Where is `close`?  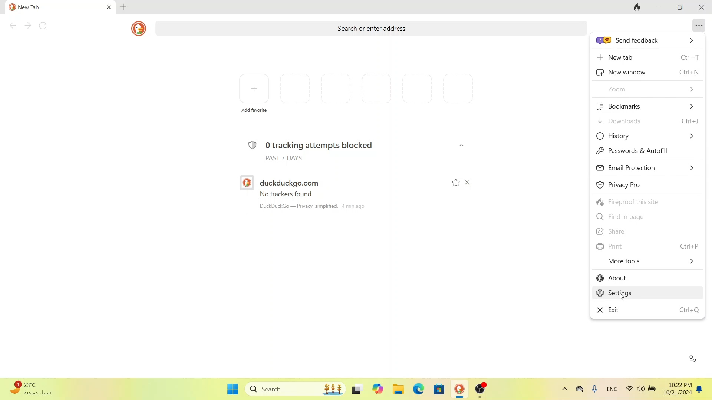
close is located at coordinates (701, 7).